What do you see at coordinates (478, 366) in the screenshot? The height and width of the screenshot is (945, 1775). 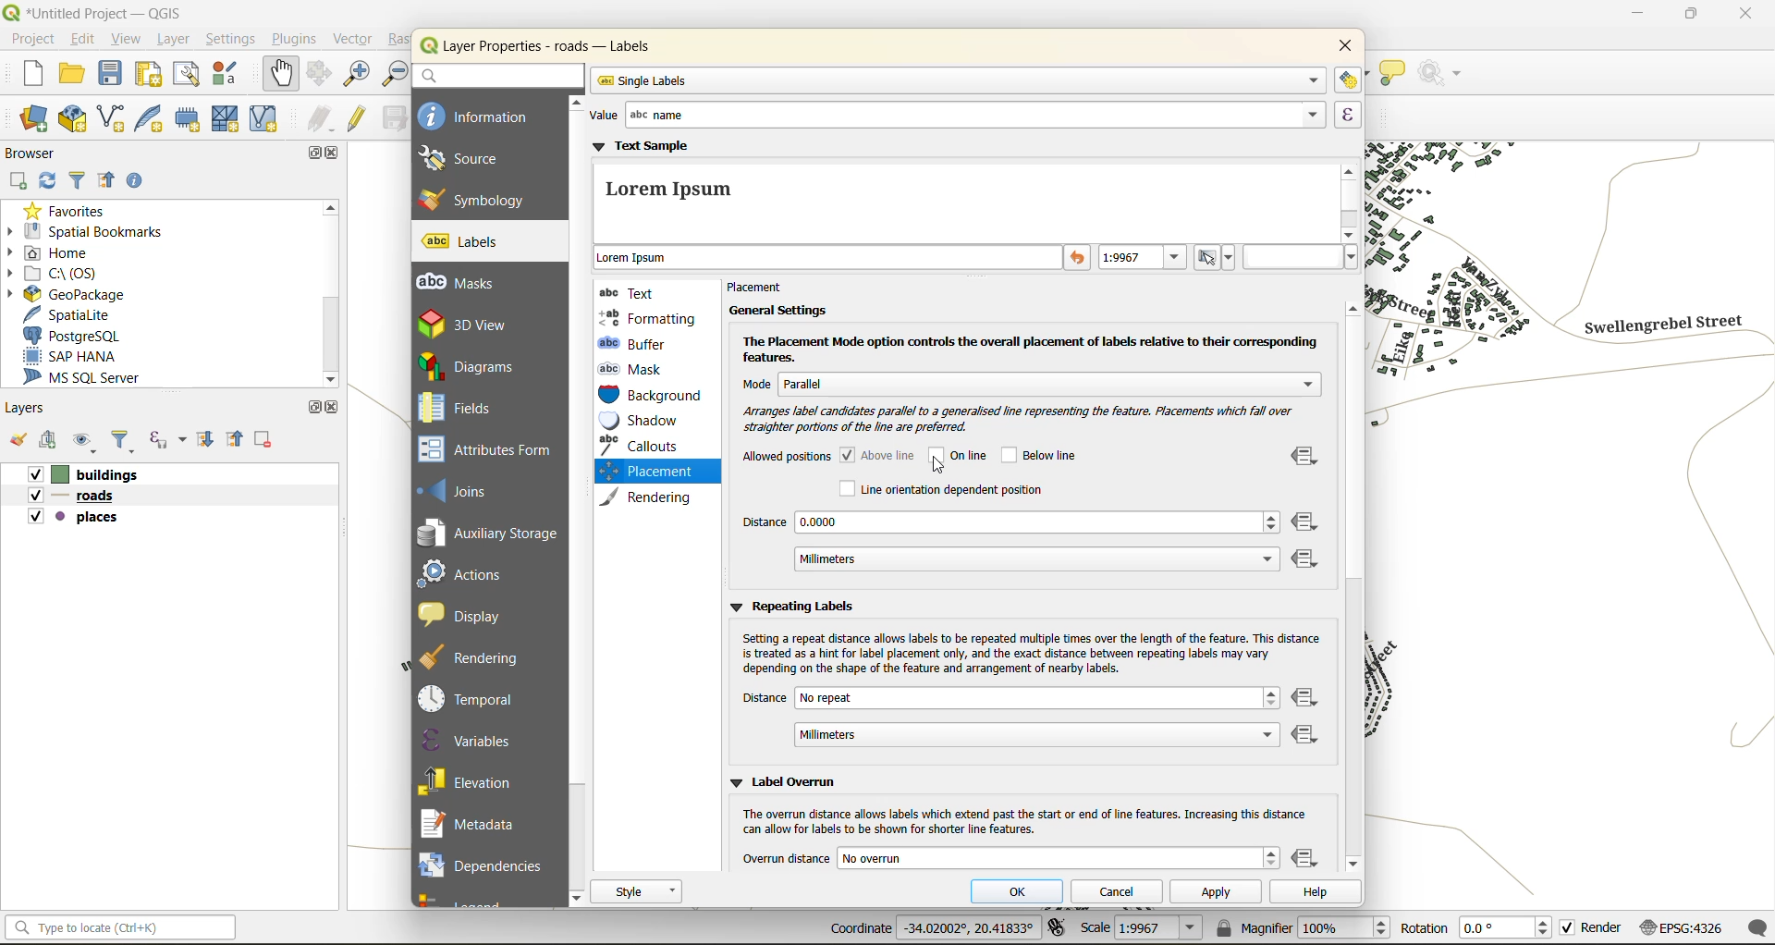 I see `diagrams` at bounding box center [478, 366].